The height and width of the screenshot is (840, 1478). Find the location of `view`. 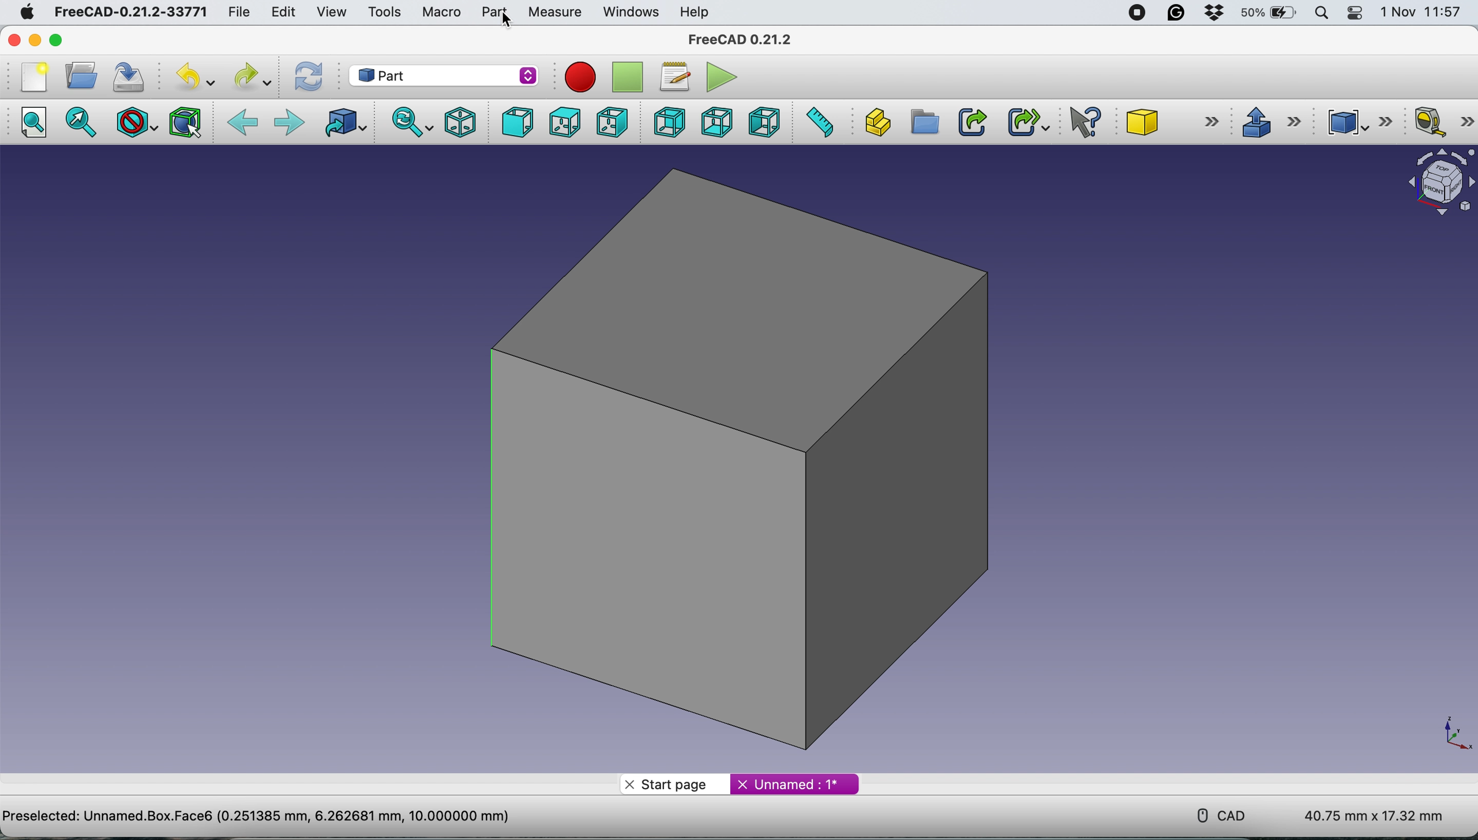

view is located at coordinates (332, 12).